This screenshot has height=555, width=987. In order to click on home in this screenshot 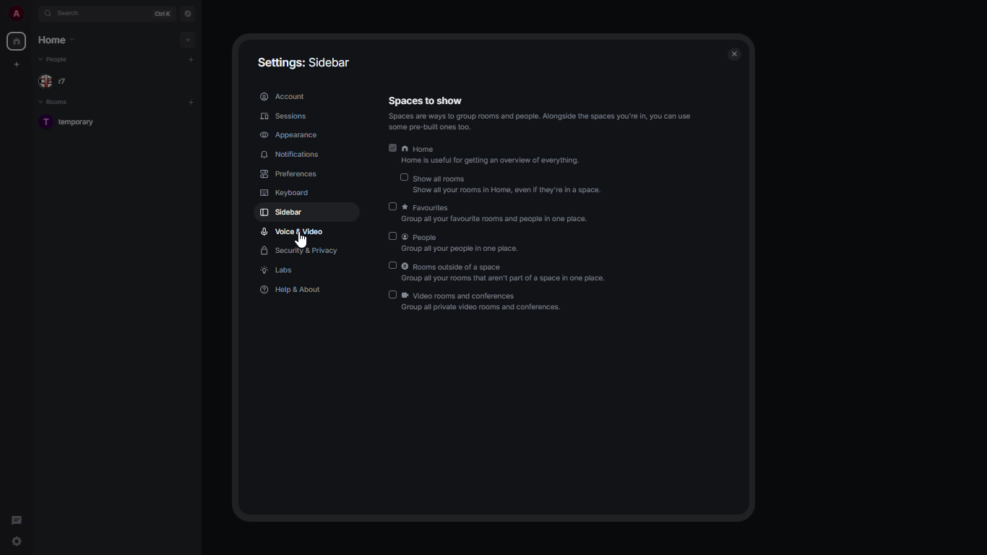, I will do `click(495, 154)`.